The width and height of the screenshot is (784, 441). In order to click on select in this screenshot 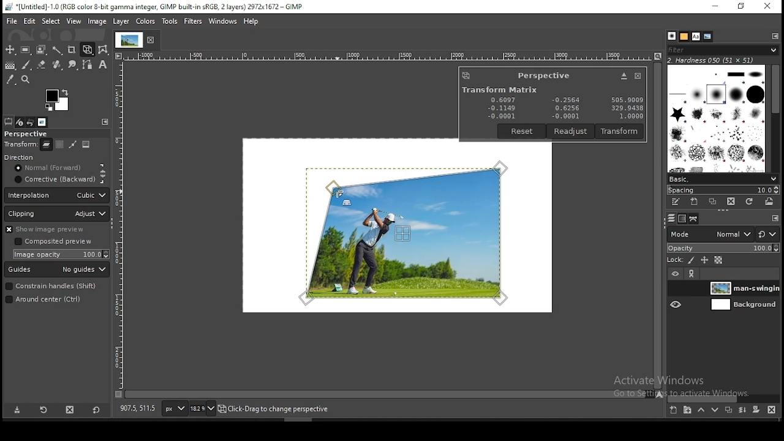, I will do `click(50, 21)`.